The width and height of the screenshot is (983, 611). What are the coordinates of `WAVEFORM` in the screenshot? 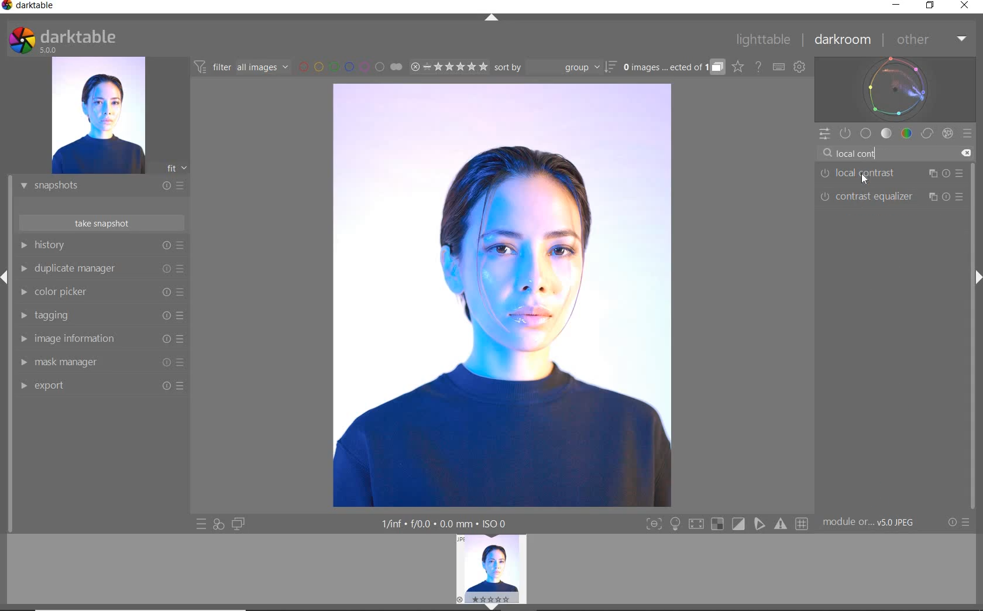 It's located at (895, 88).